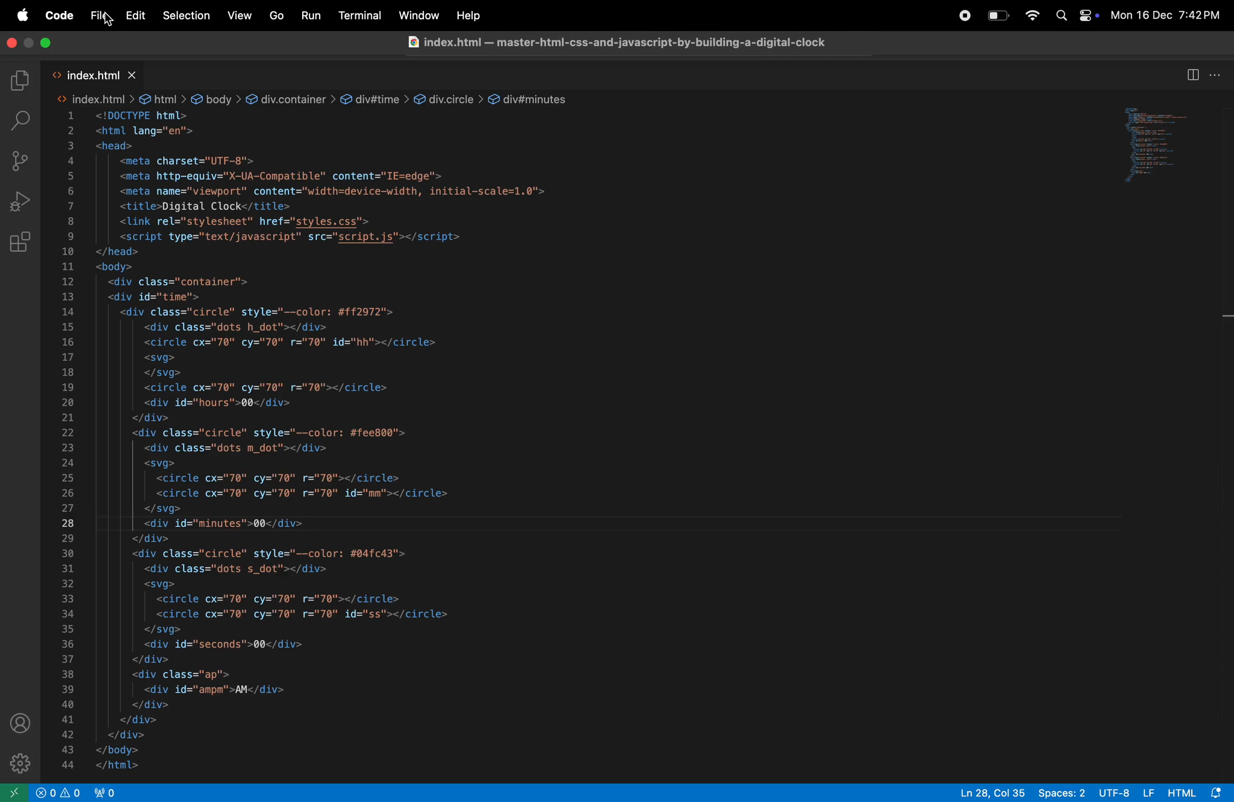 The width and height of the screenshot is (1234, 802). Describe the element at coordinates (19, 763) in the screenshot. I see `settings` at that location.